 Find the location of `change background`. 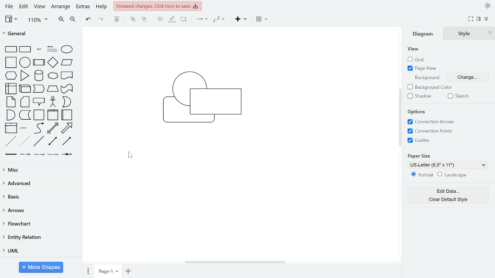

change background is located at coordinates (467, 77).